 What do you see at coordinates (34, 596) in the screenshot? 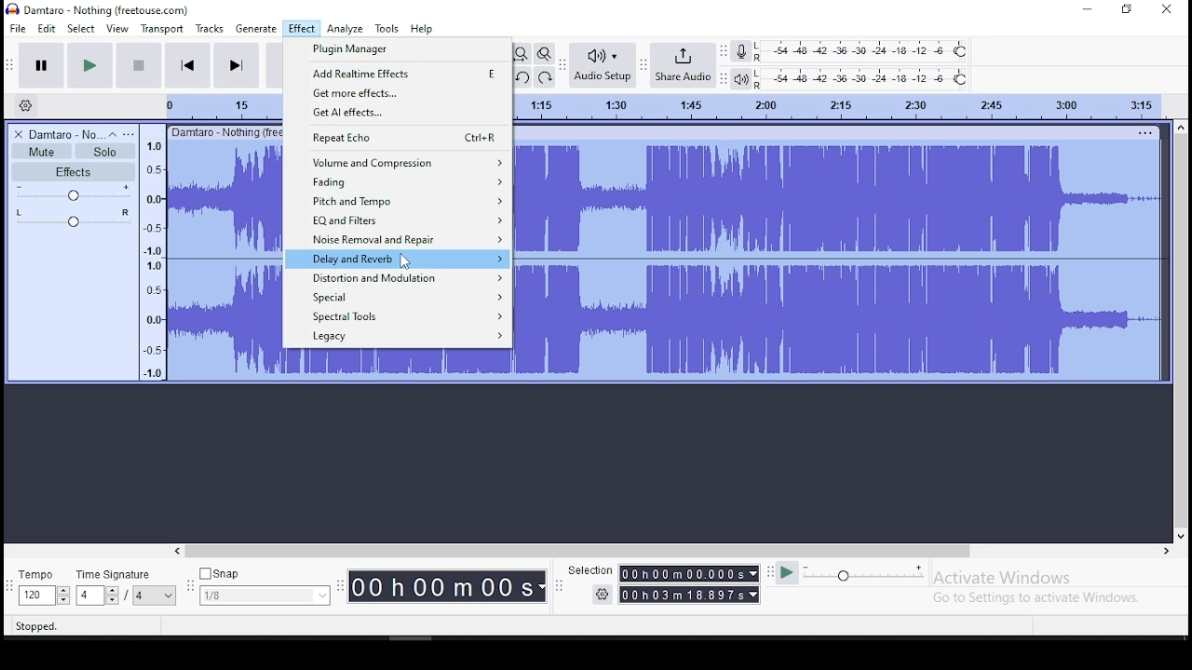
I see `120` at bounding box center [34, 596].